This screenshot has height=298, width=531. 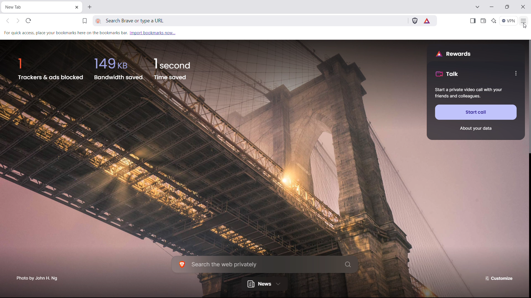 I want to click on search in the web privately, so click(x=265, y=264).